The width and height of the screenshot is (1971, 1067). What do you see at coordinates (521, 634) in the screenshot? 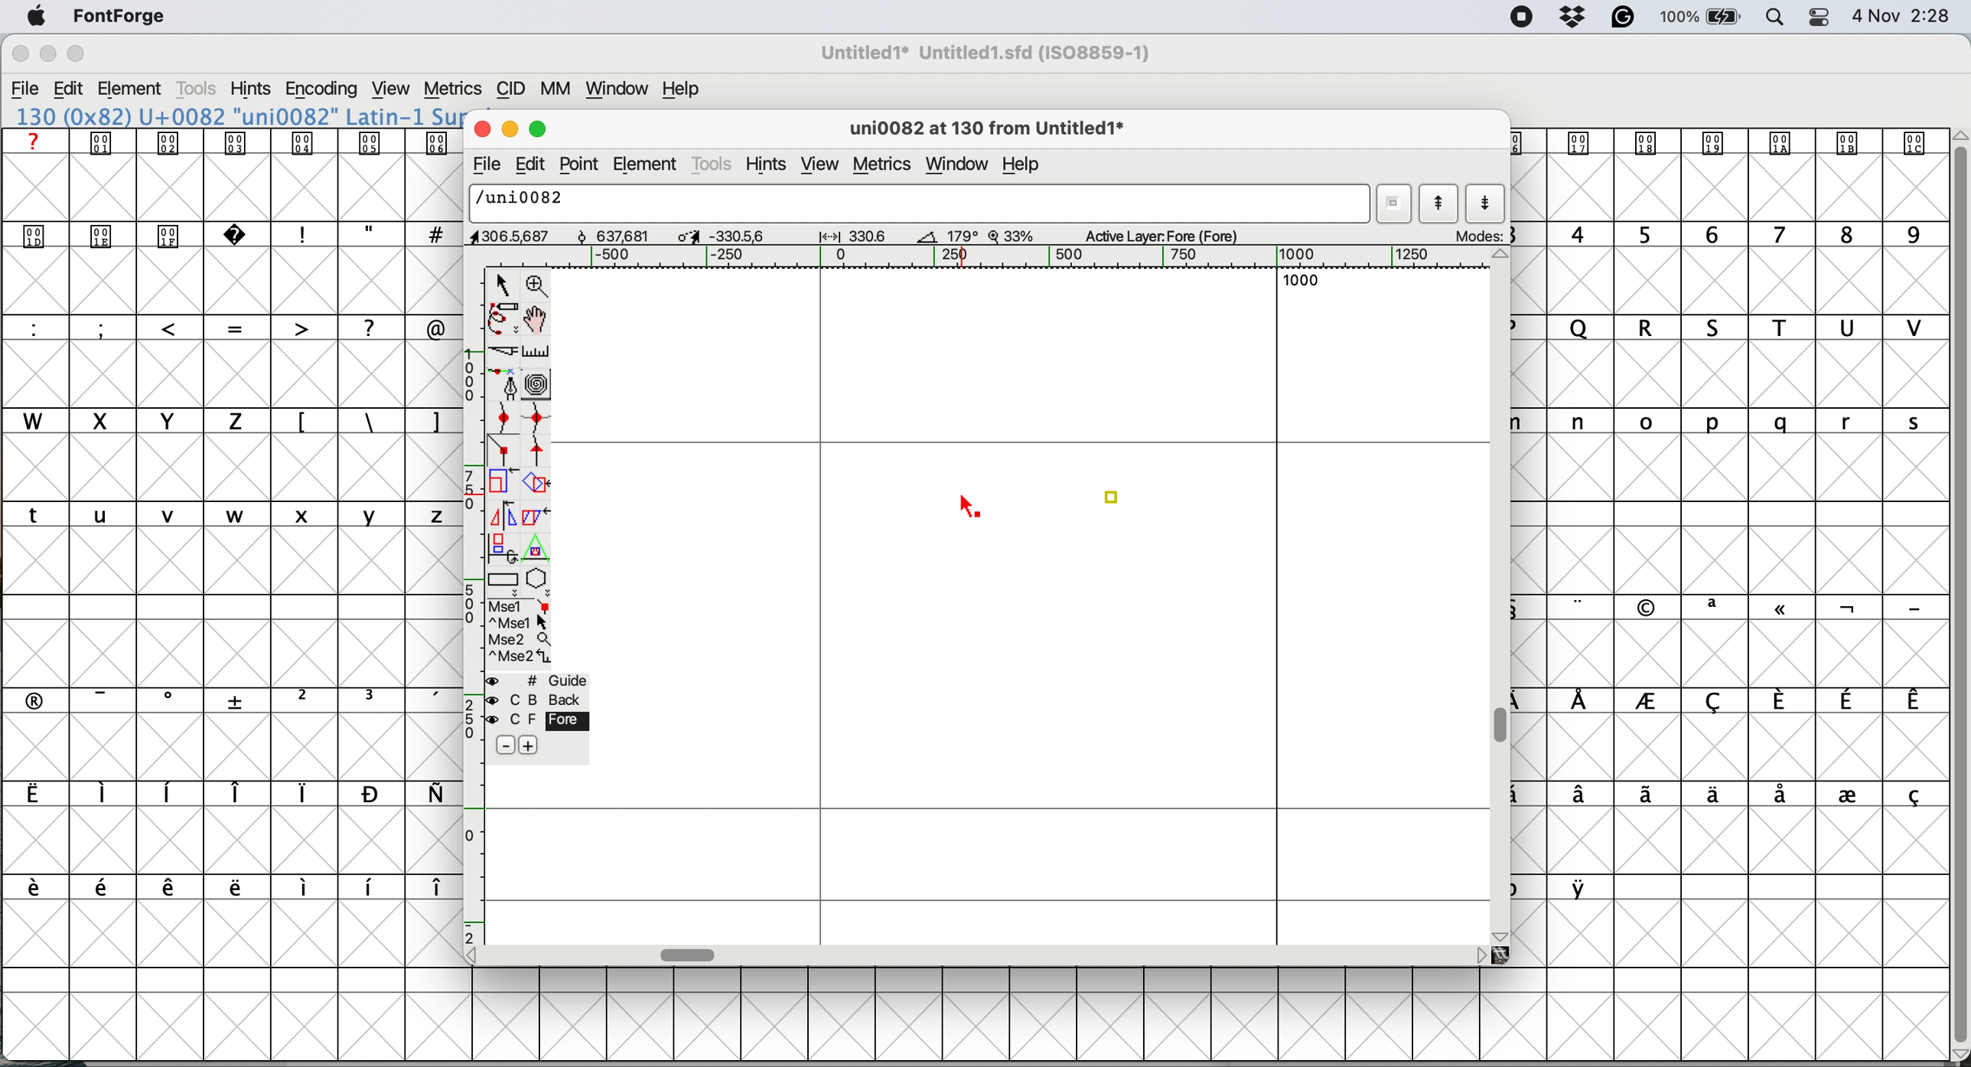
I see `selections` at bounding box center [521, 634].